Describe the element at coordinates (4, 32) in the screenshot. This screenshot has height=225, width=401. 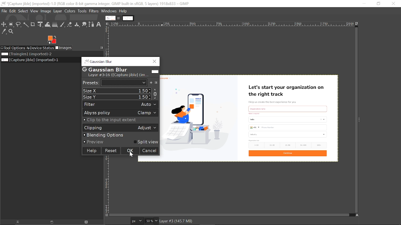
I see `Color picker tool` at that location.